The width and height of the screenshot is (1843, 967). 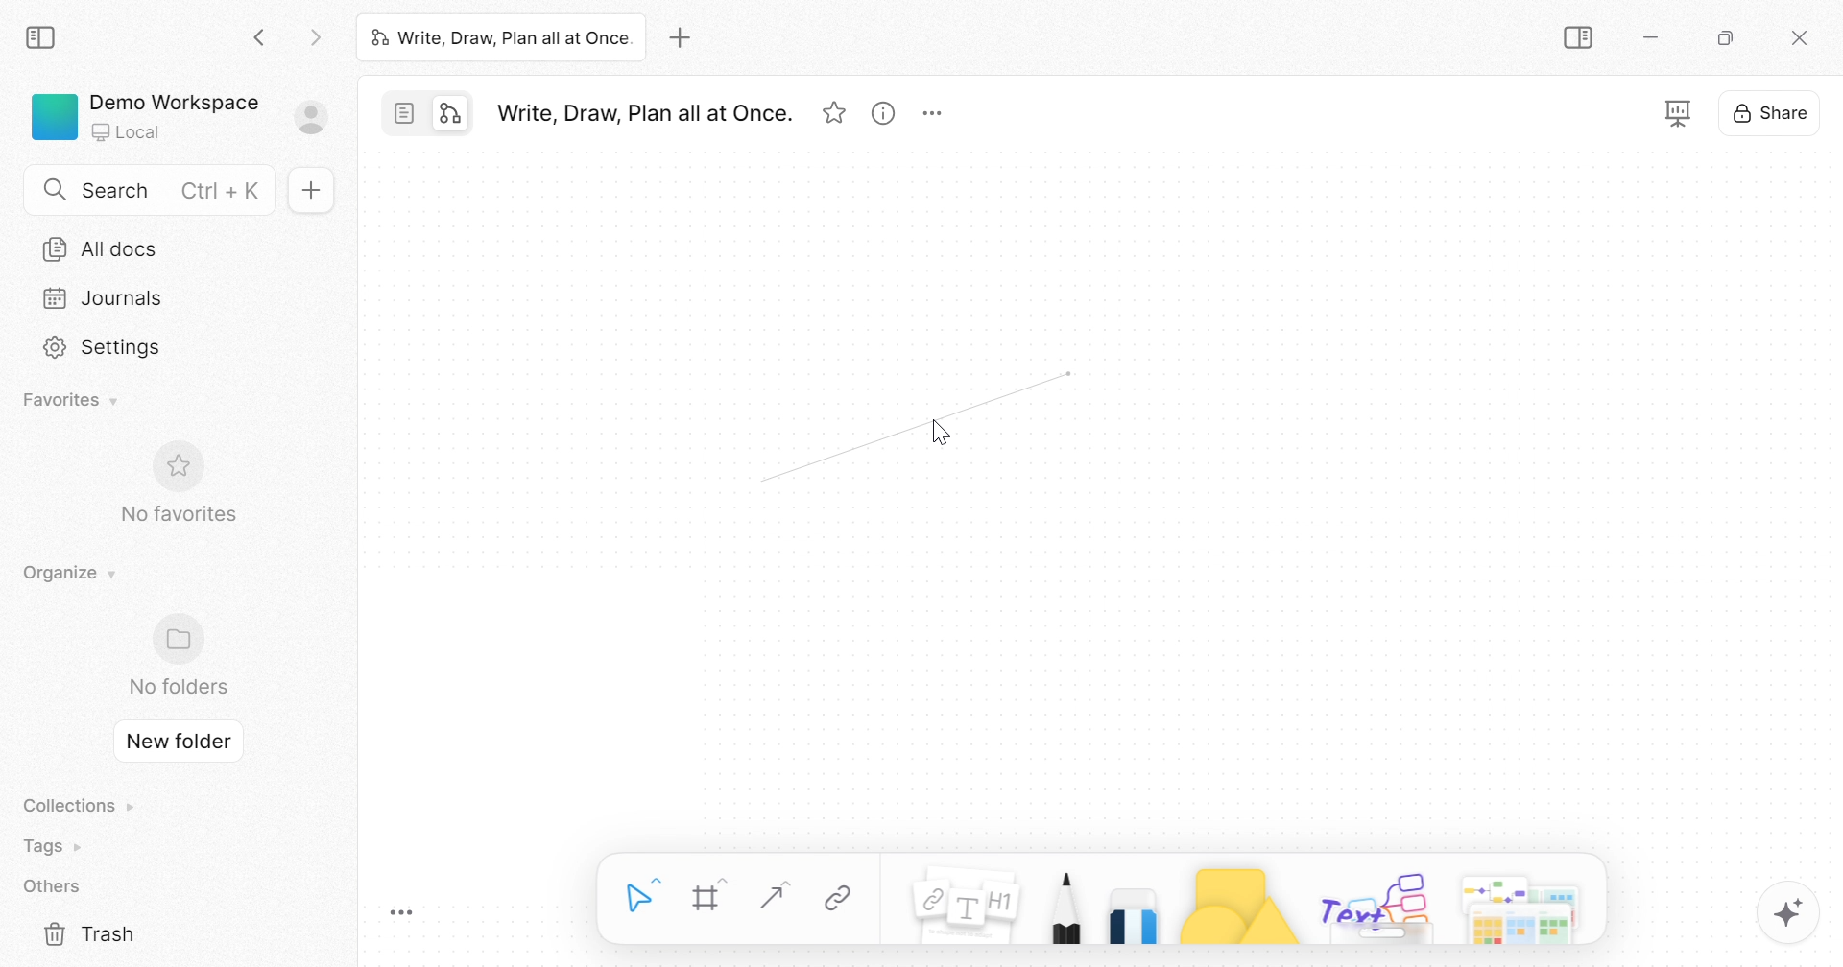 What do you see at coordinates (1135, 911) in the screenshot?
I see `Eraser` at bounding box center [1135, 911].